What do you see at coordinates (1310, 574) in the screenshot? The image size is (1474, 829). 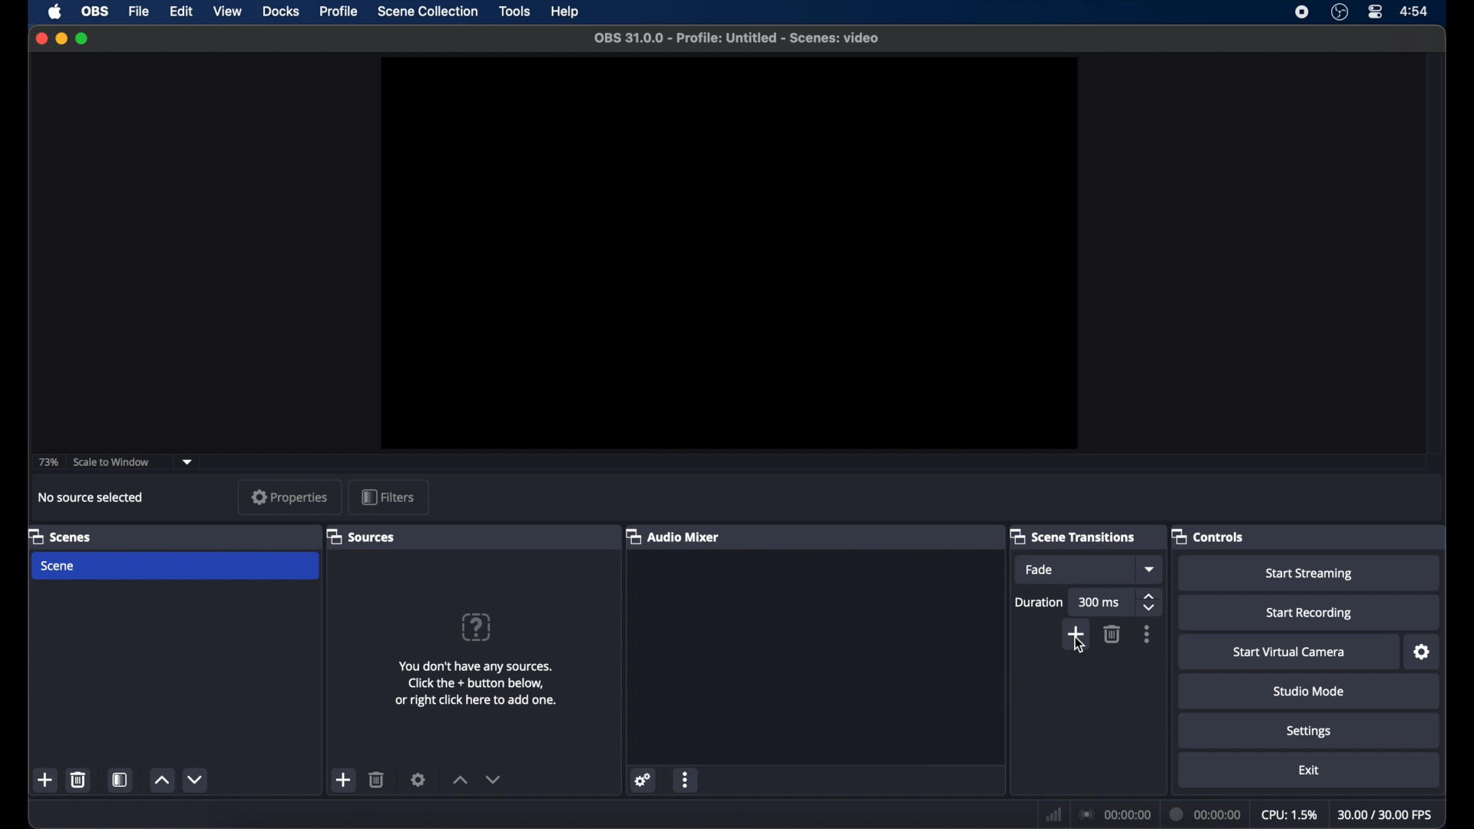 I see `start streaming` at bounding box center [1310, 574].